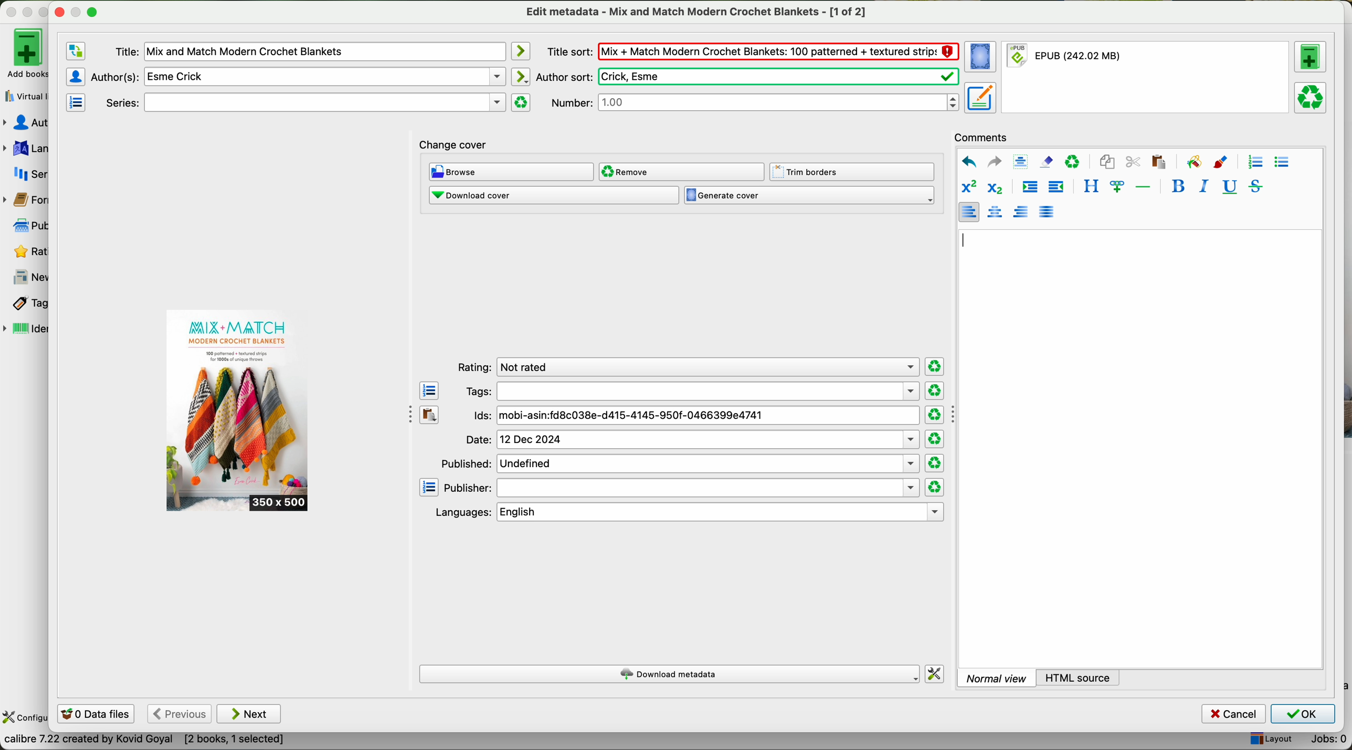  What do you see at coordinates (691, 391) in the screenshot?
I see `tags` at bounding box center [691, 391].